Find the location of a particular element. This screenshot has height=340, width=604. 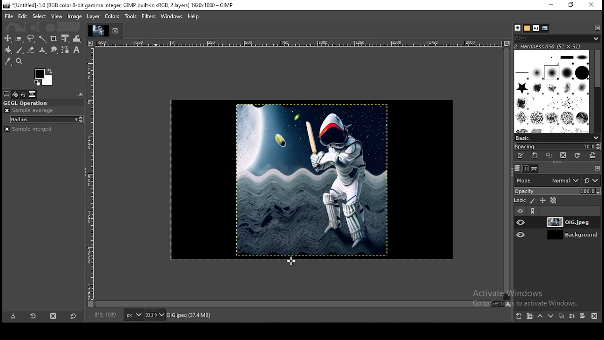

merge this layer is located at coordinates (572, 316).